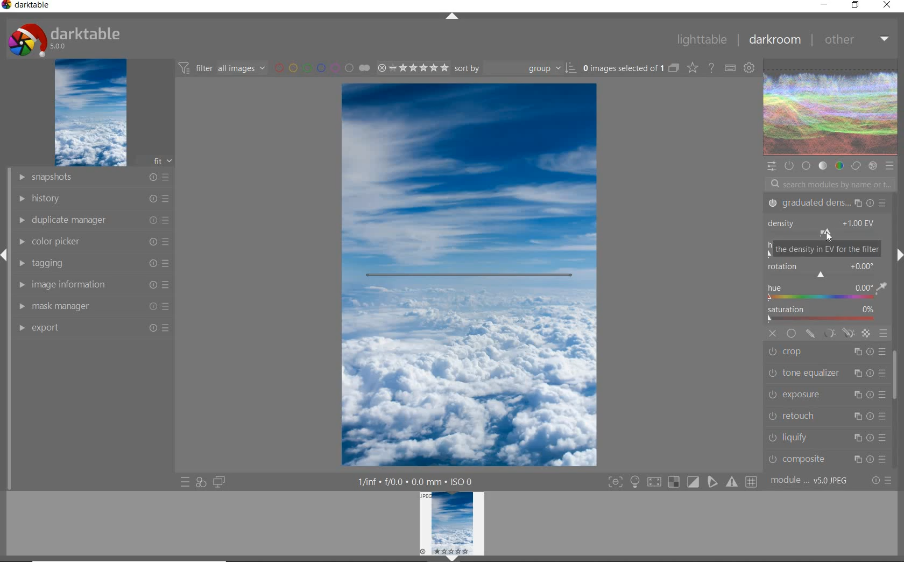  Describe the element at coordinates (822, 271) in the screenshot. I see `ROTATION` at that location.